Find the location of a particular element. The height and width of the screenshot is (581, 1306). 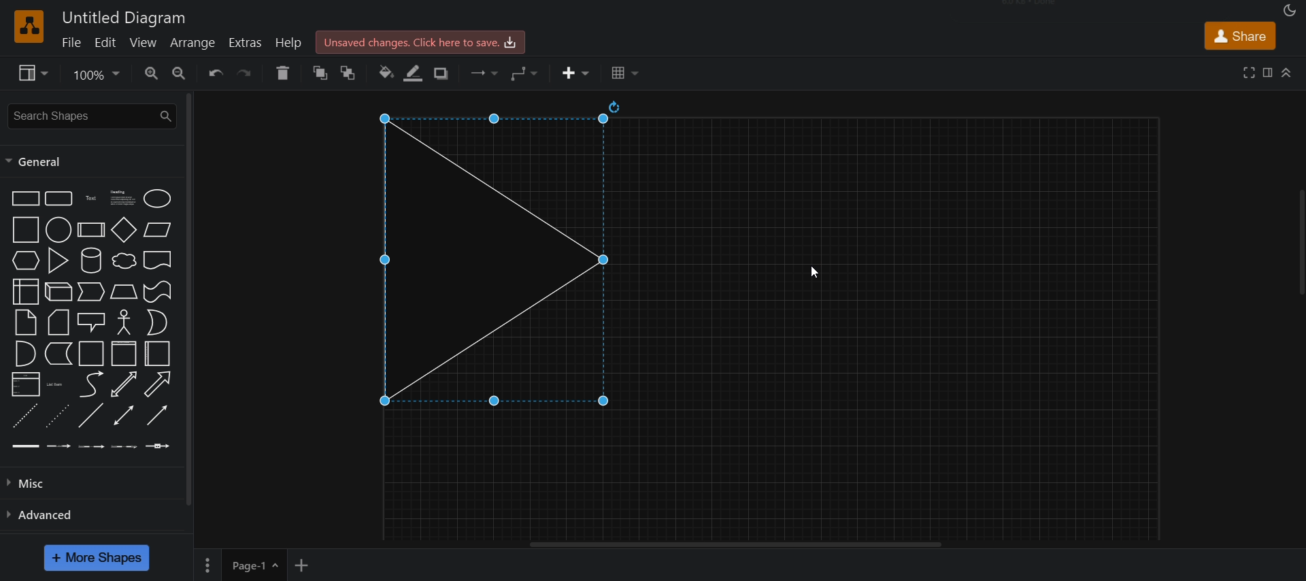

view is located at coordinates (144, 42).